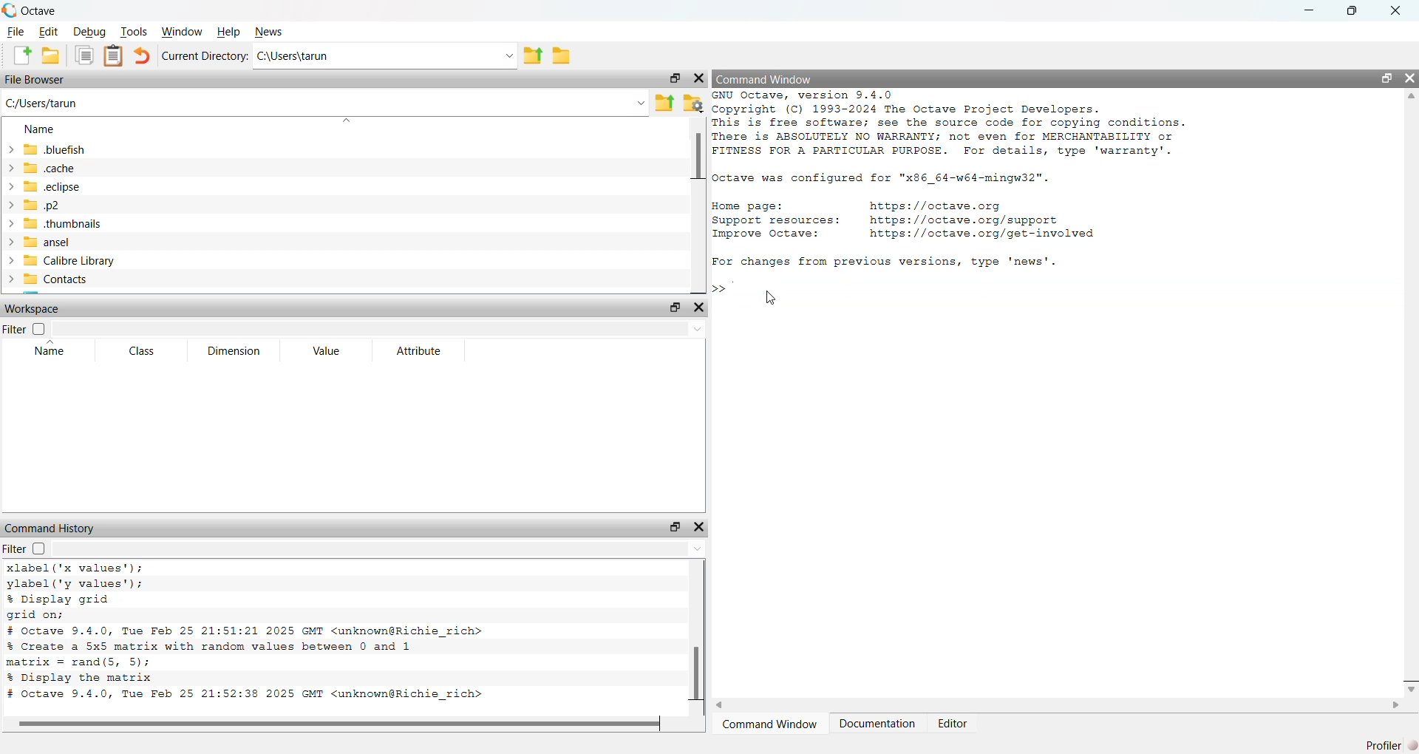  What do you see at coordinates (505, 55) in the screenshot?
I see `drop down` at bounding box center [505, 55].